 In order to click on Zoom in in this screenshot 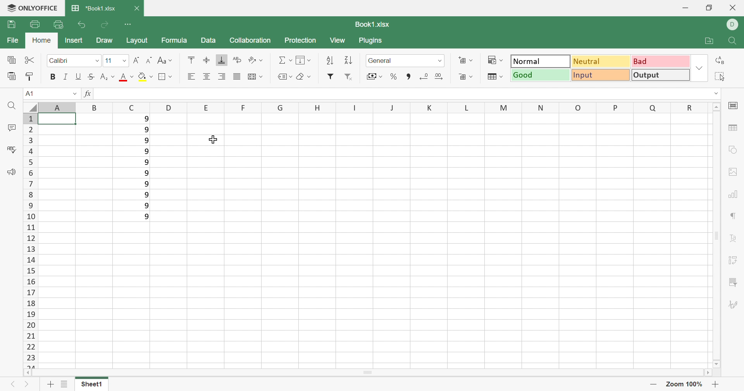, I will do `click(716, 384)`.